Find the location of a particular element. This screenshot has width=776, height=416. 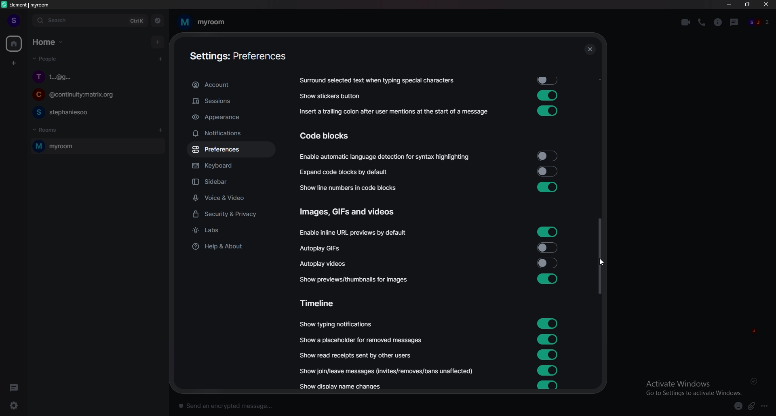

add is located at coordinates (158, 42).